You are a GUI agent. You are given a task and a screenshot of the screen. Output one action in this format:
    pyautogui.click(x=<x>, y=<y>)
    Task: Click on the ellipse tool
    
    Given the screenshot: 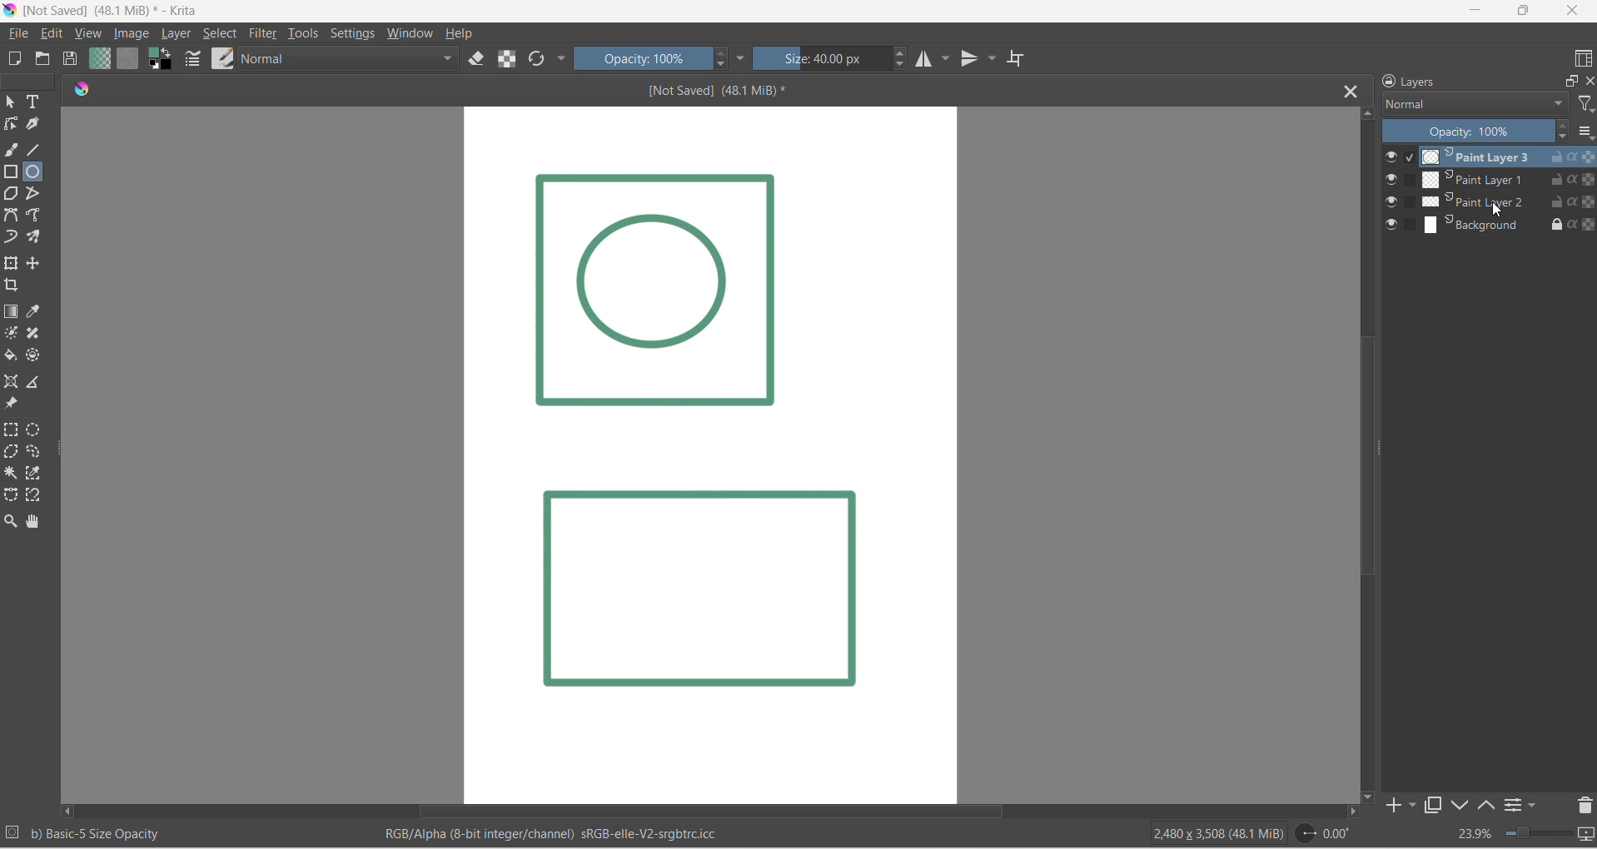 What is the action you would take?
    pyautogui.click(x=39, y=173)
    